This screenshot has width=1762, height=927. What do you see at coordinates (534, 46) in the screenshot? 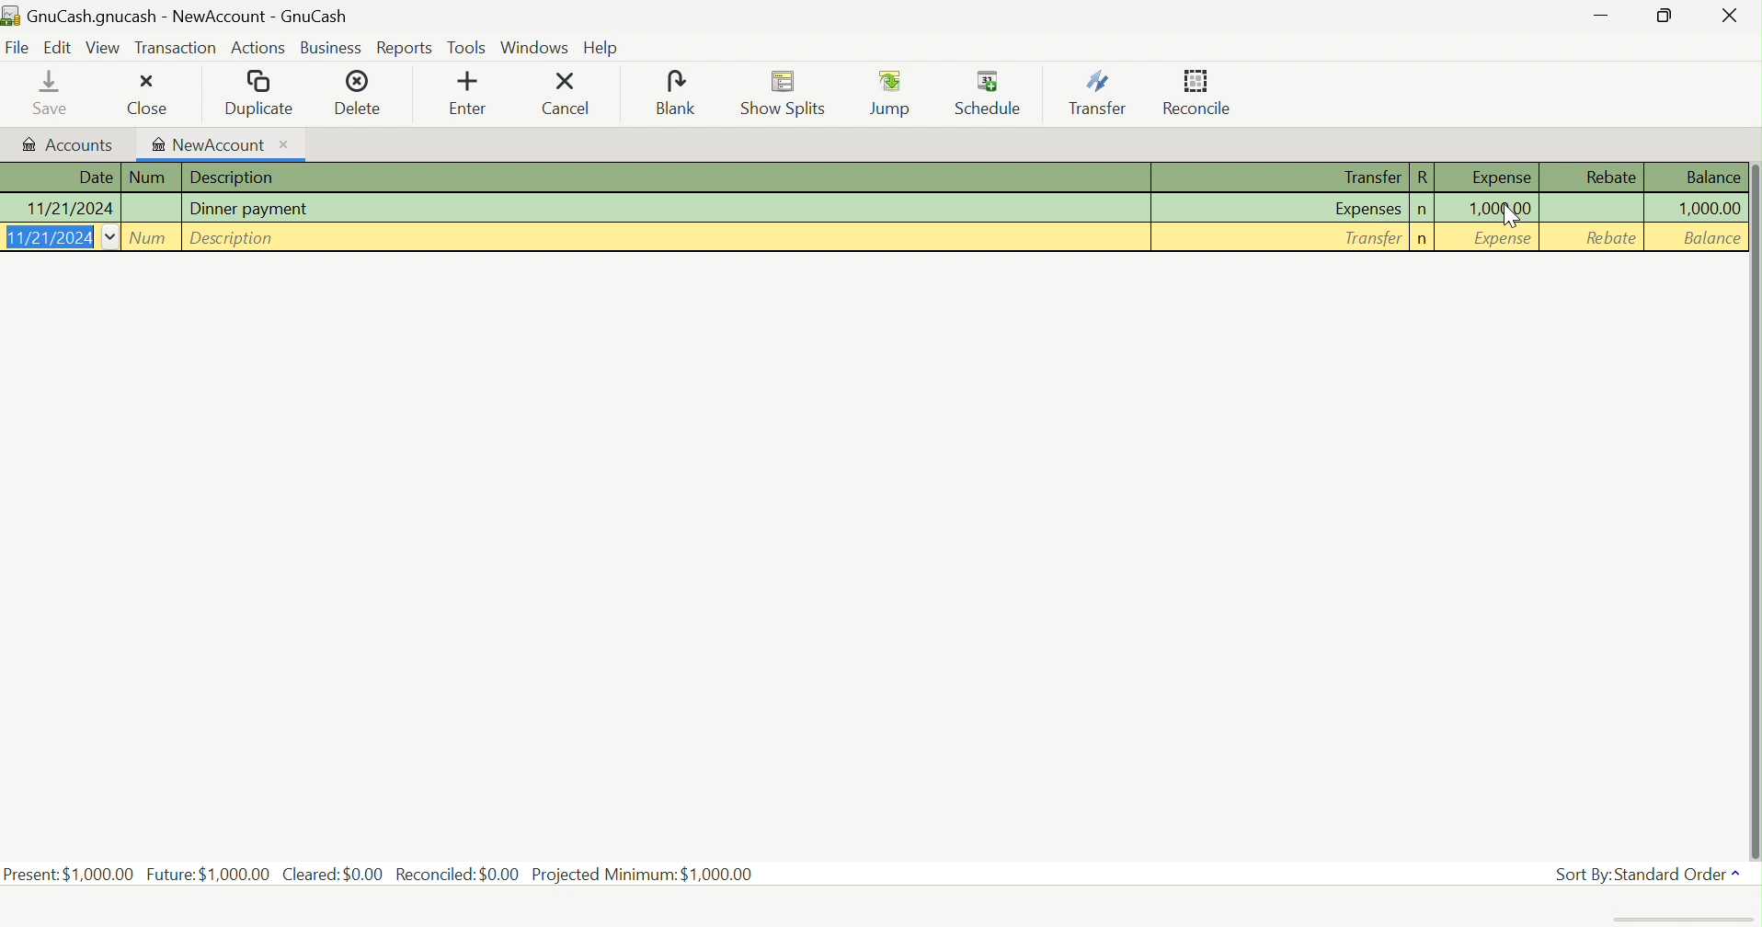
I see `Windows` at bounding box center [534, 46].